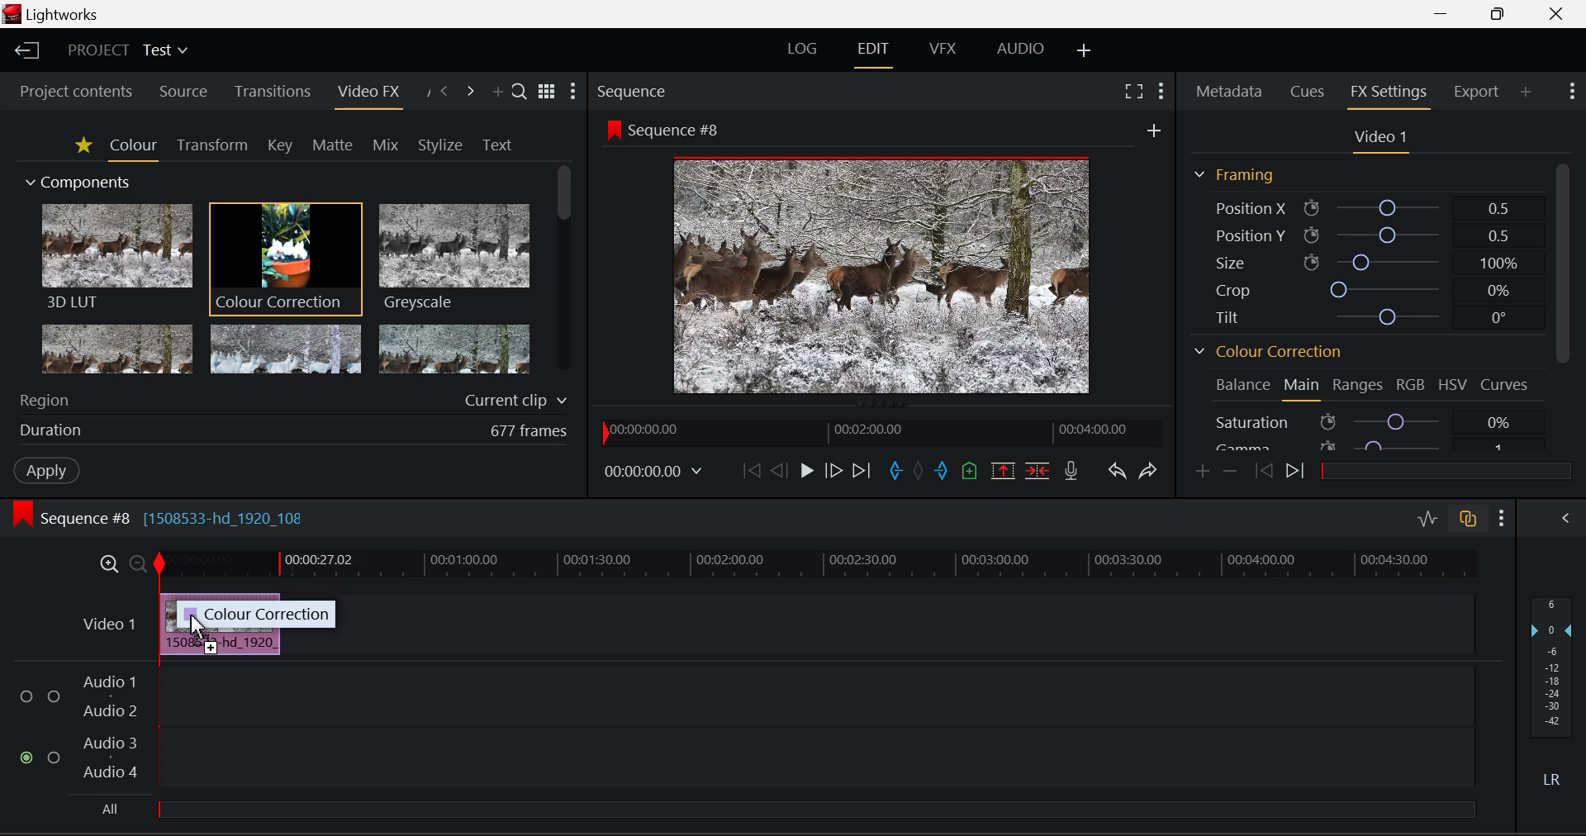 The width and height of the screenshot is (1586, 836). What do you see at coordinates (1361, 235) in the screenshot?
I see `Position Y` at bounding box center [1361, 235].